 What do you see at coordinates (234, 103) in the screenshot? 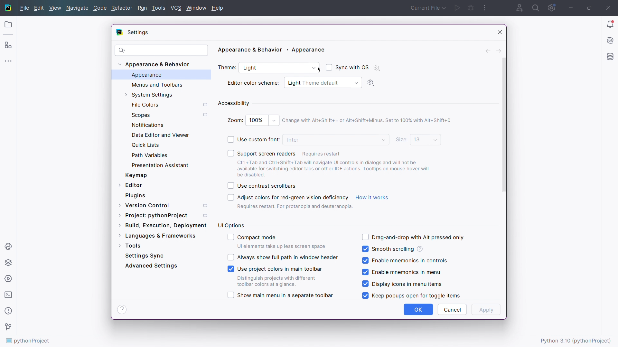
I see `Accessibility` at bounding box center [234, 103].